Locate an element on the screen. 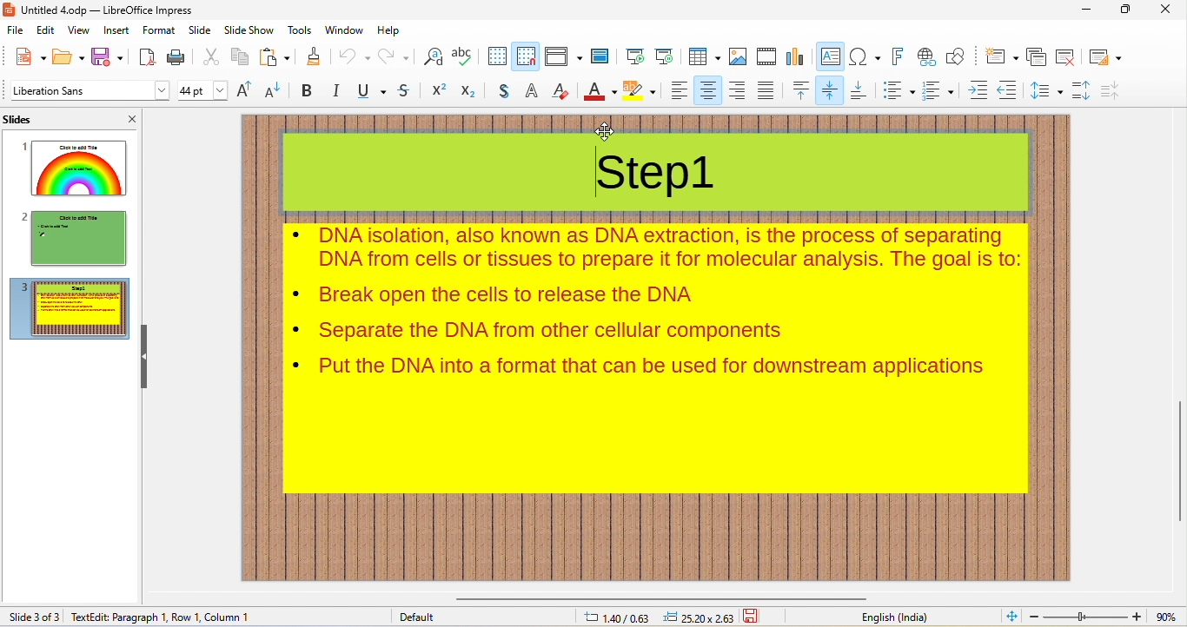  print is located at coordinates (178, 58).